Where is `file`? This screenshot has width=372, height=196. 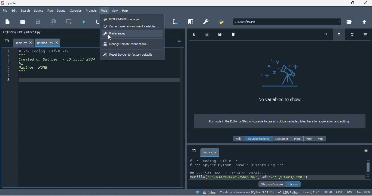 file is located at coordinates (5, 11).